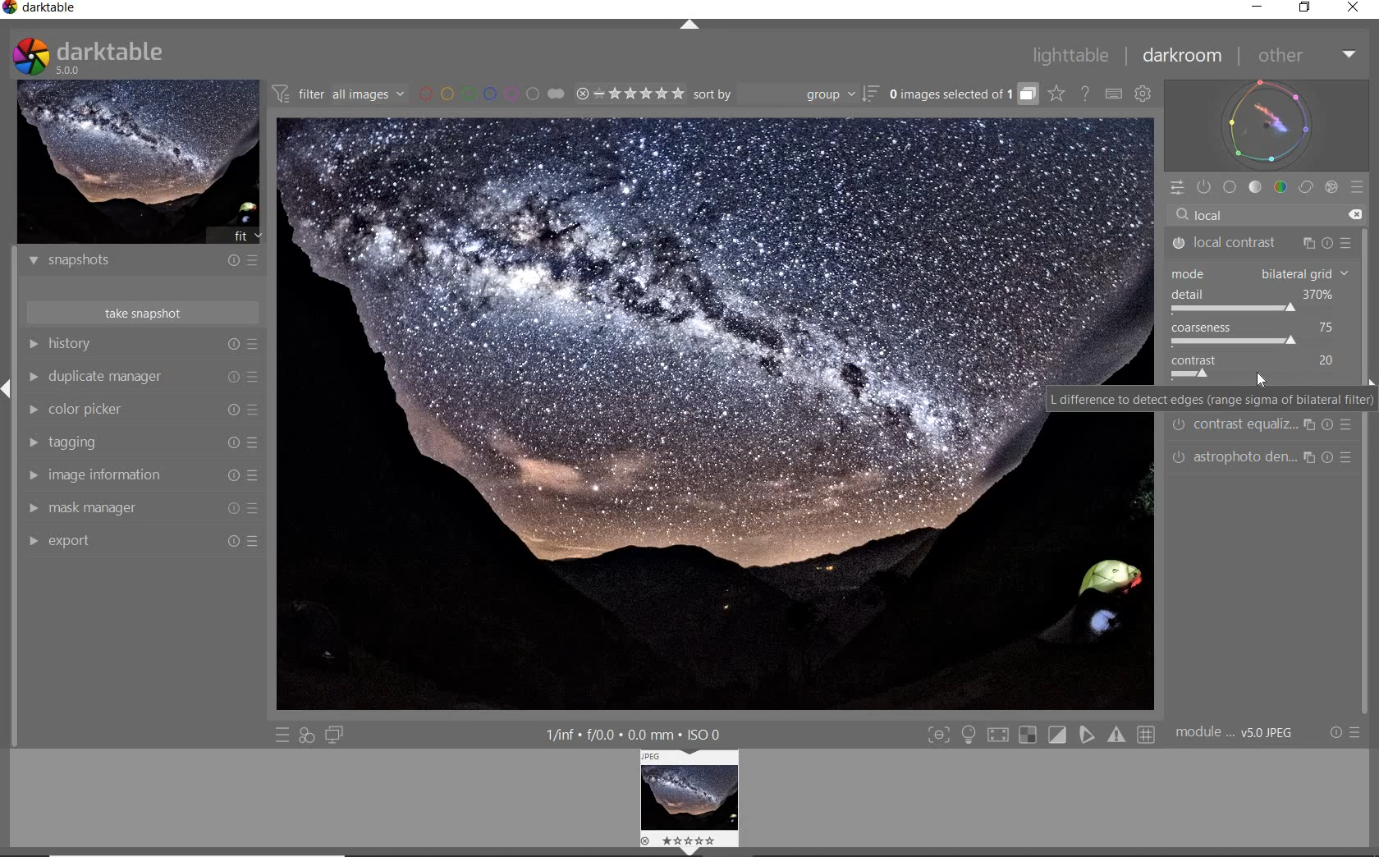 This screenshot has height=857, width=1379. I want to click on EXPAND, so click(8, 387).